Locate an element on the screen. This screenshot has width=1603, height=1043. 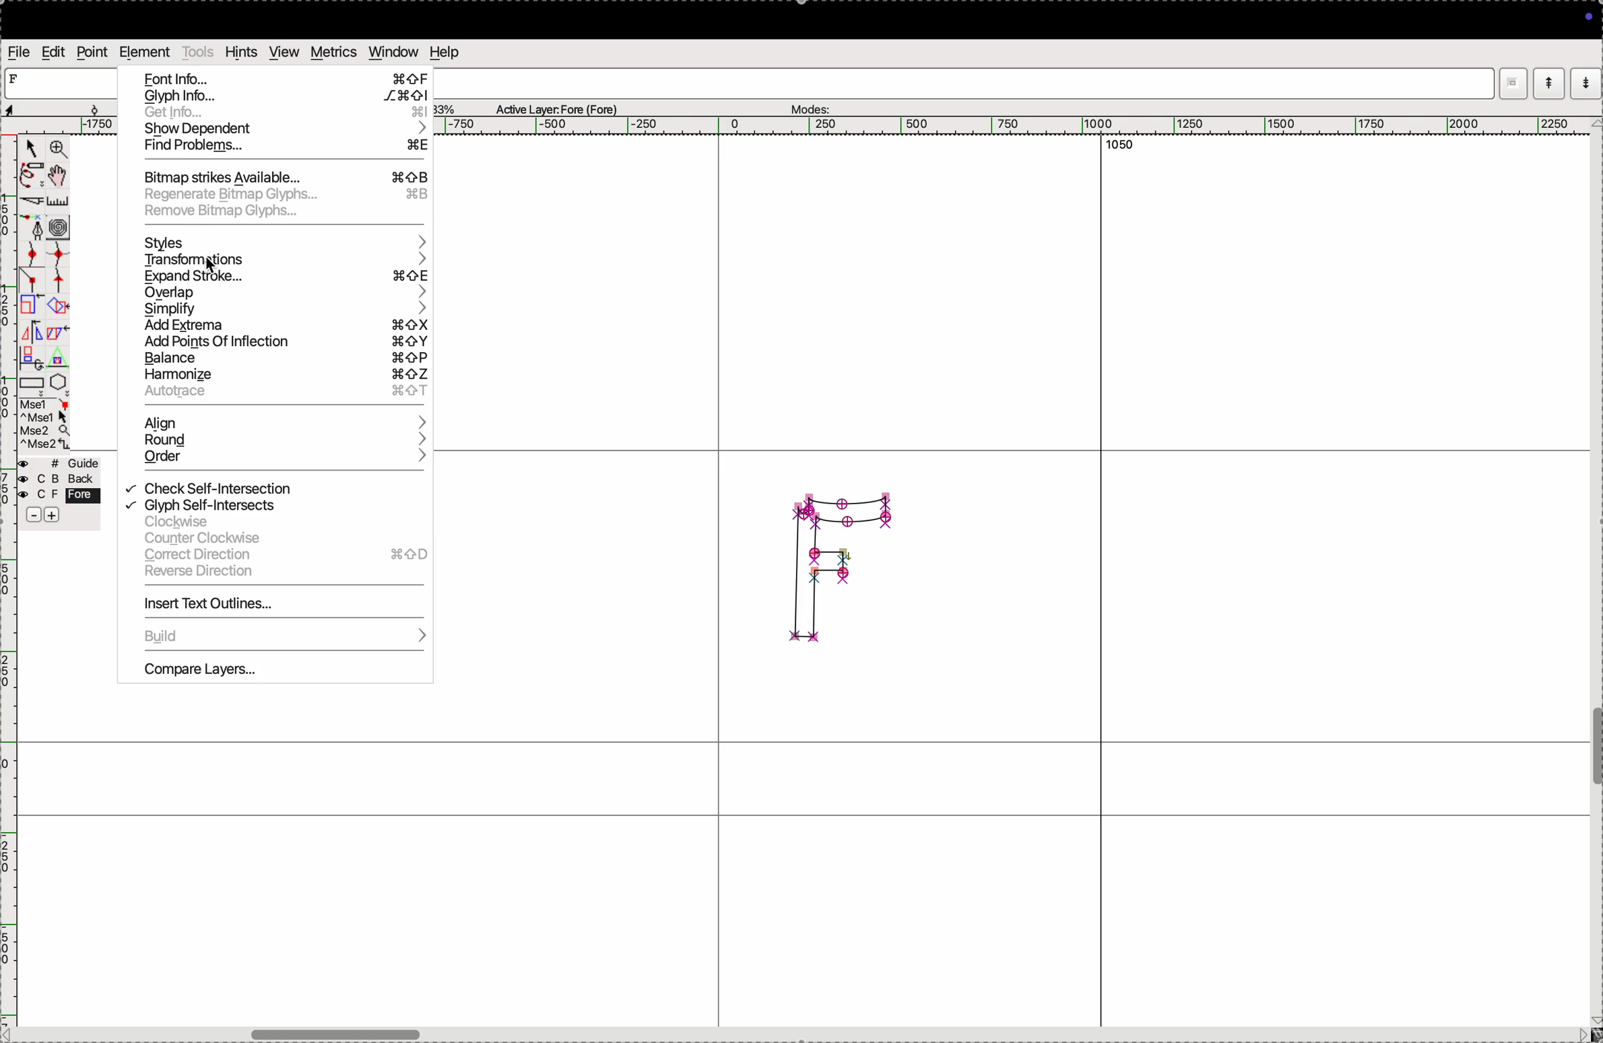
insert text out lines is located at coordinates (279, 606).